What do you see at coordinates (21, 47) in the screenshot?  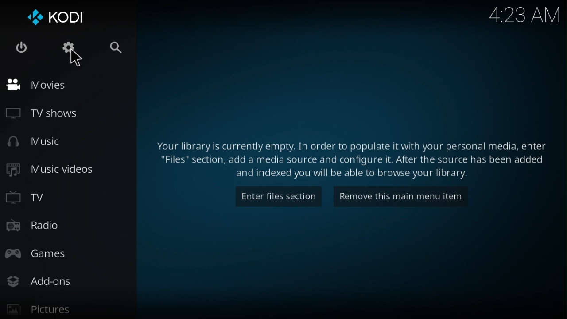 I see `Power` at bounding box center [21, 47].